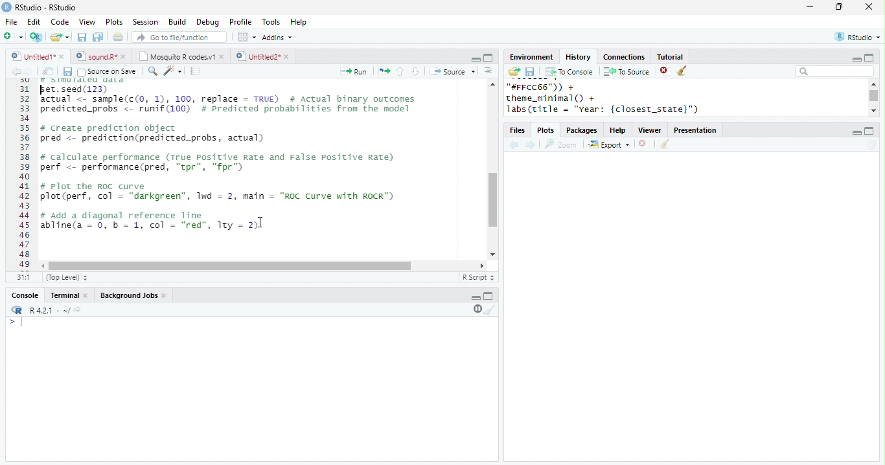  What do you see at coordinates (49, 8) in the screenshot?
I see `RStudio-RStudio` at bounding box center [49, 8].